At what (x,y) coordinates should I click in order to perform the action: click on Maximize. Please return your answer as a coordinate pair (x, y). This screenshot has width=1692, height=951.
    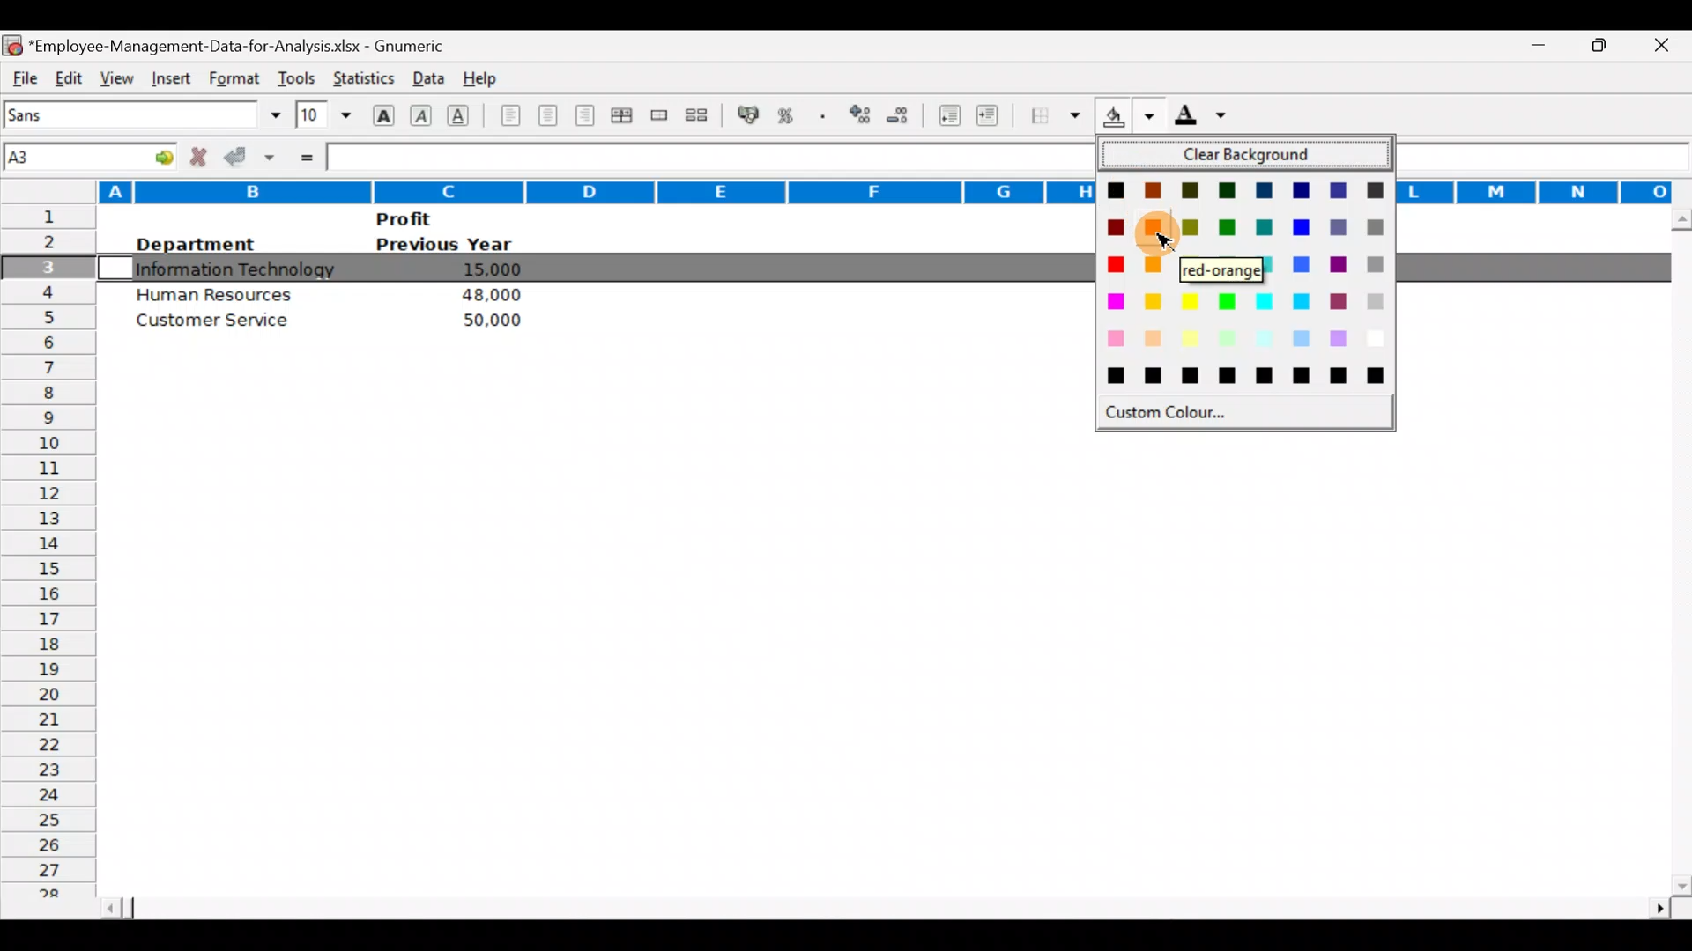
    Looking at the image, I should click on (1607, 43).